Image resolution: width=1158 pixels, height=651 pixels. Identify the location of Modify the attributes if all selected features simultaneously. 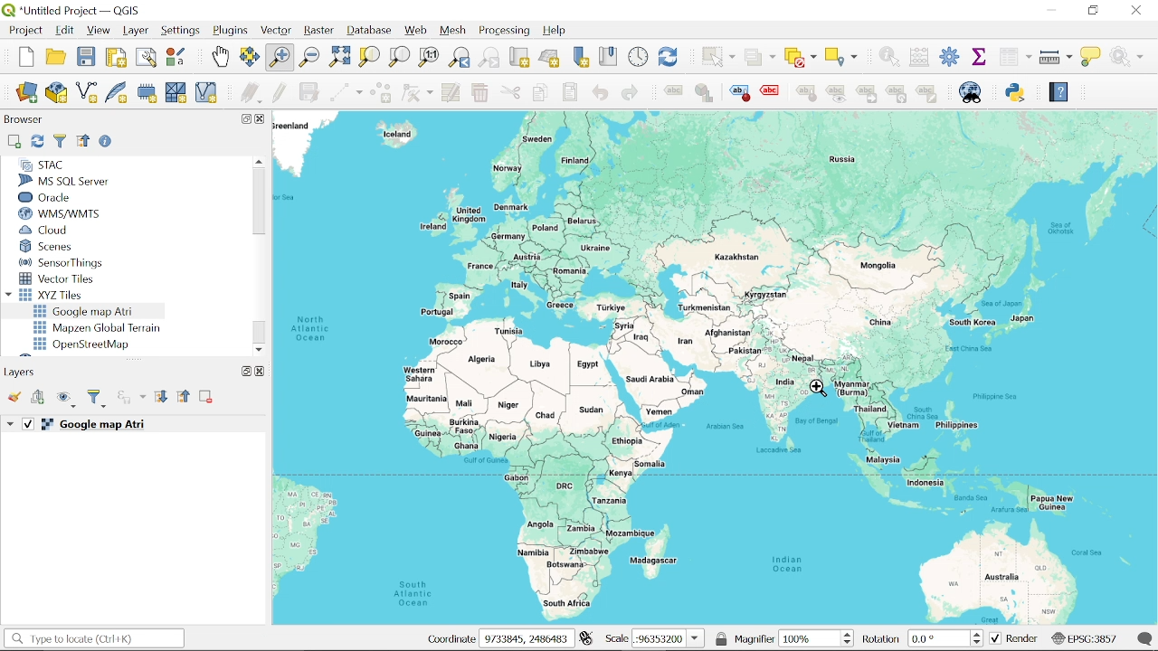
(451, 93).